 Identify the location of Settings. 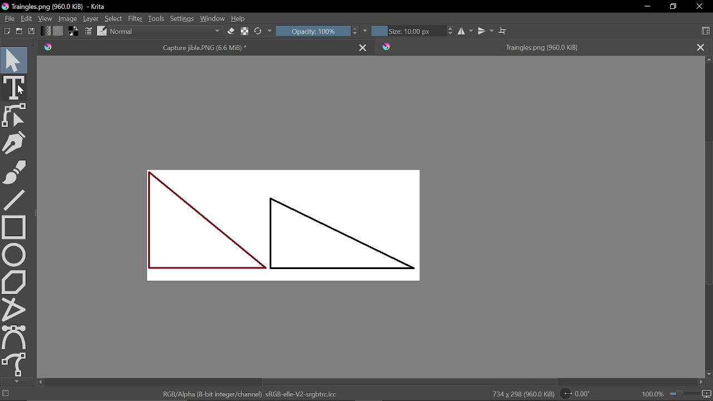
(182, 20).